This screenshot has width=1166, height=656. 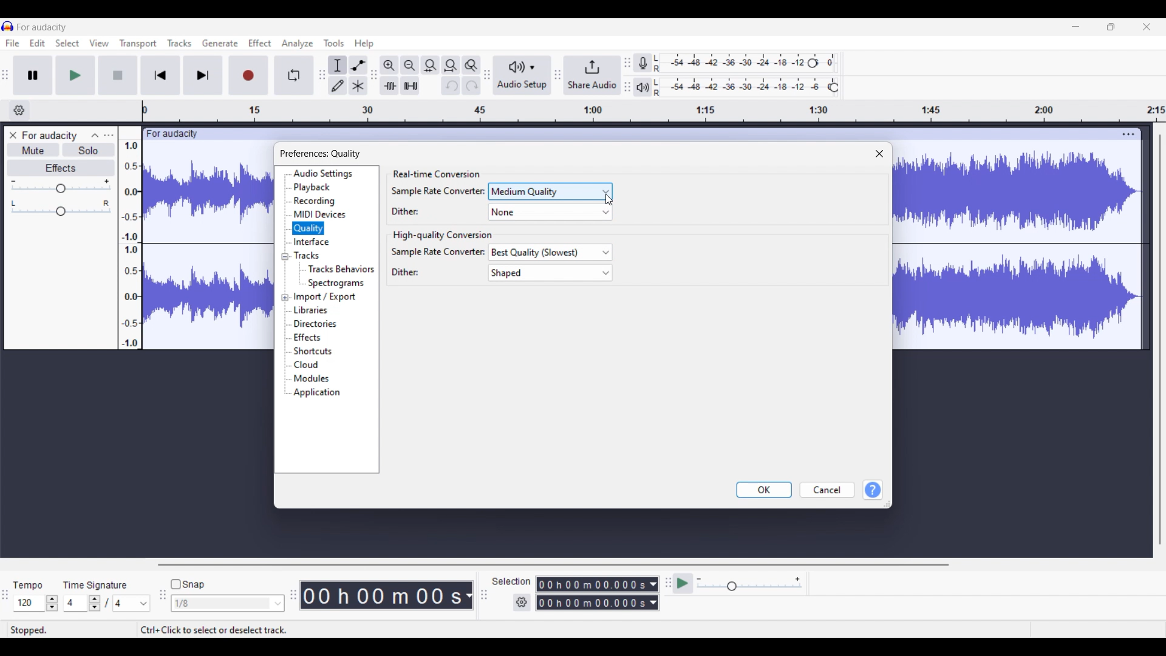 What do you see at coordinates (471, 66) in the screenshot?
I see `Zoom toggle` at bounding box center [471, 66].